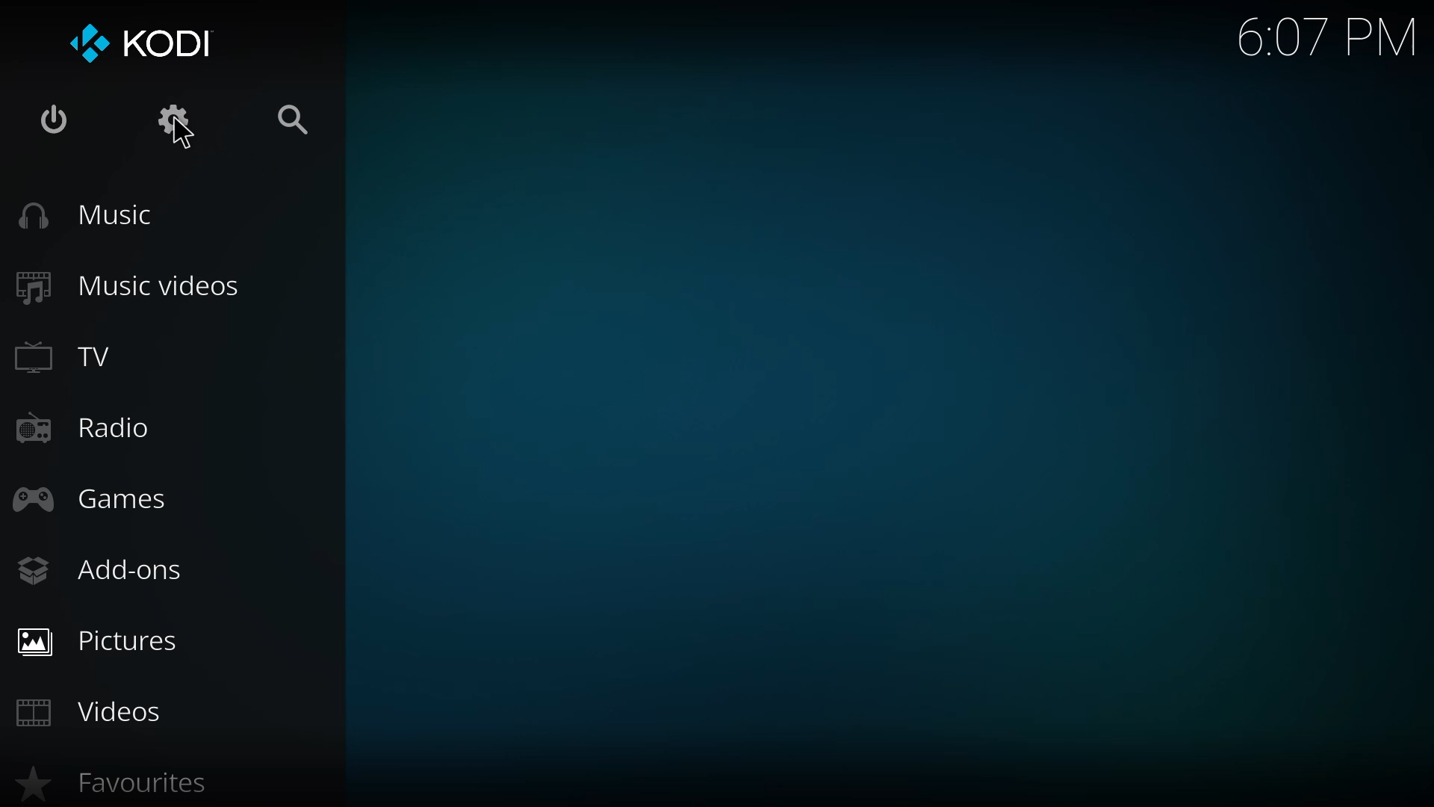  What do you see at coordinates (105, 639) in the screenshot?
I see `pictures` at bounding box center [105, 639].